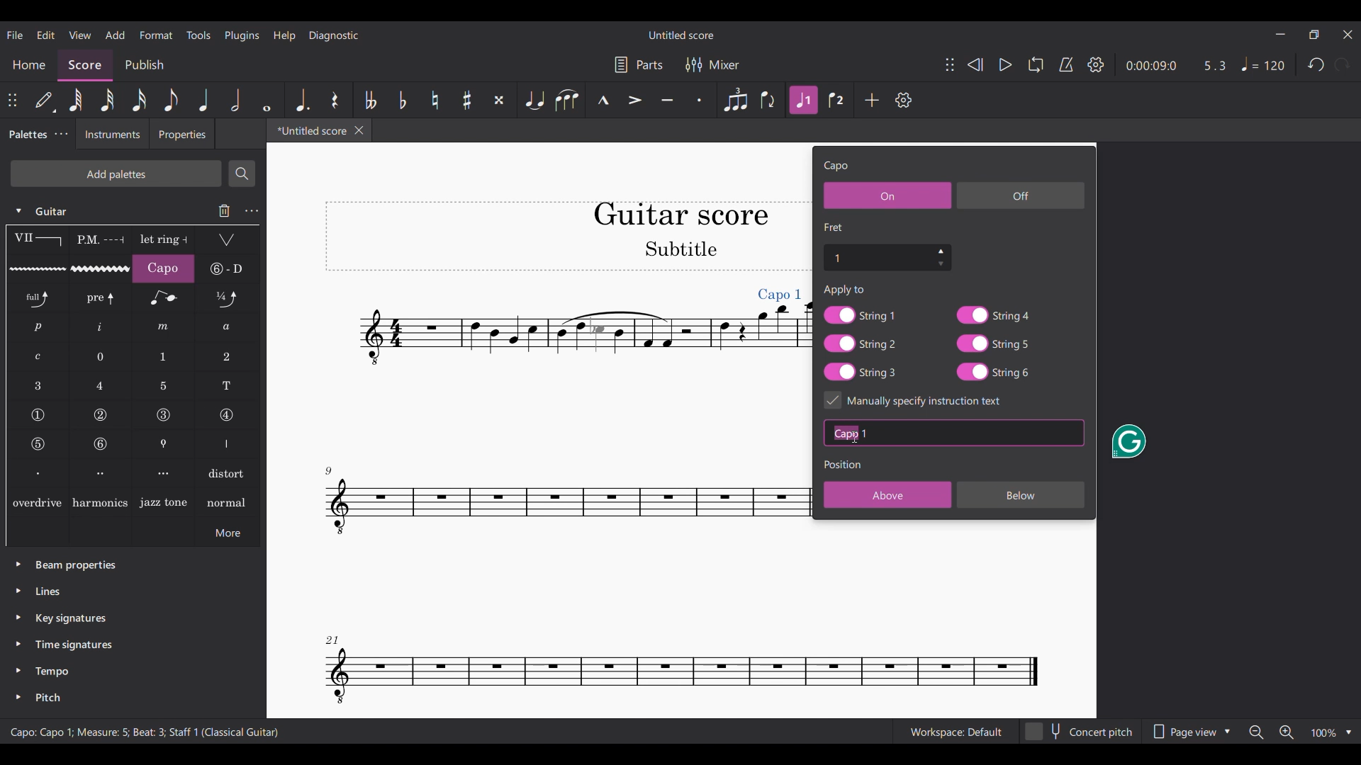 The height and width of the screenshot is (765, 1361). What do you see at coordinates (533, 100) in the screenshot?
I see `Tie` at bounding box center [533, 100].